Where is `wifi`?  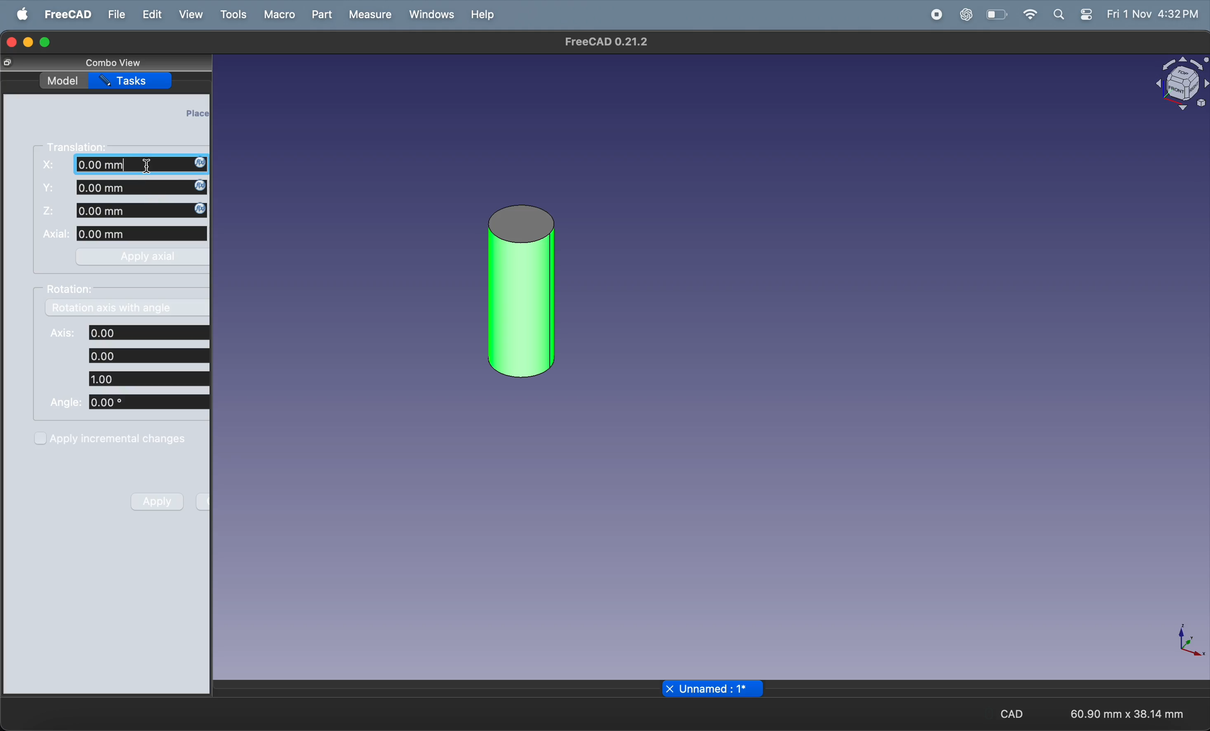 wifi is located at coordinates (1029, 14).